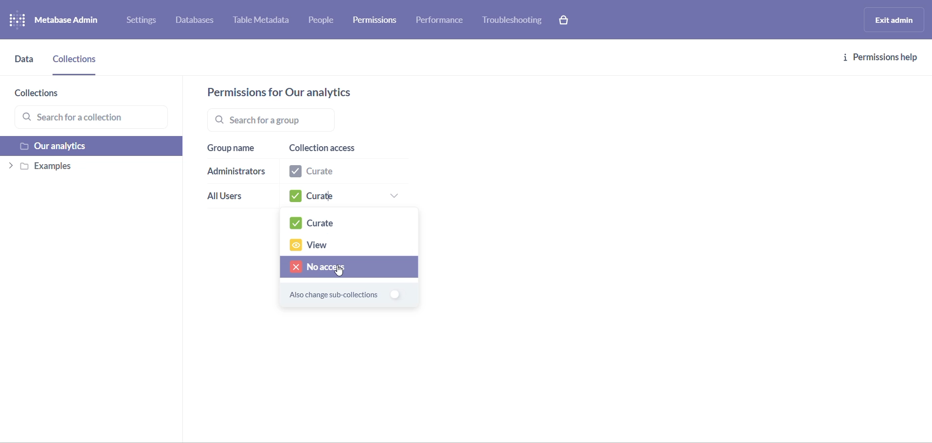 Image resolution: width=932 pixels, height=443 pixels. I want to click on data, so click(25, 64).